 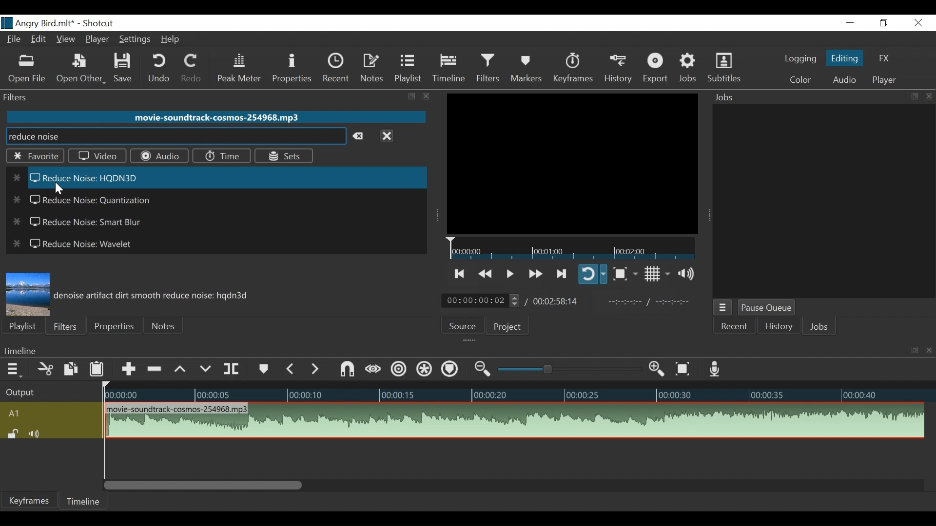 I want to click on Overwrite, so click(x=206, y=368).